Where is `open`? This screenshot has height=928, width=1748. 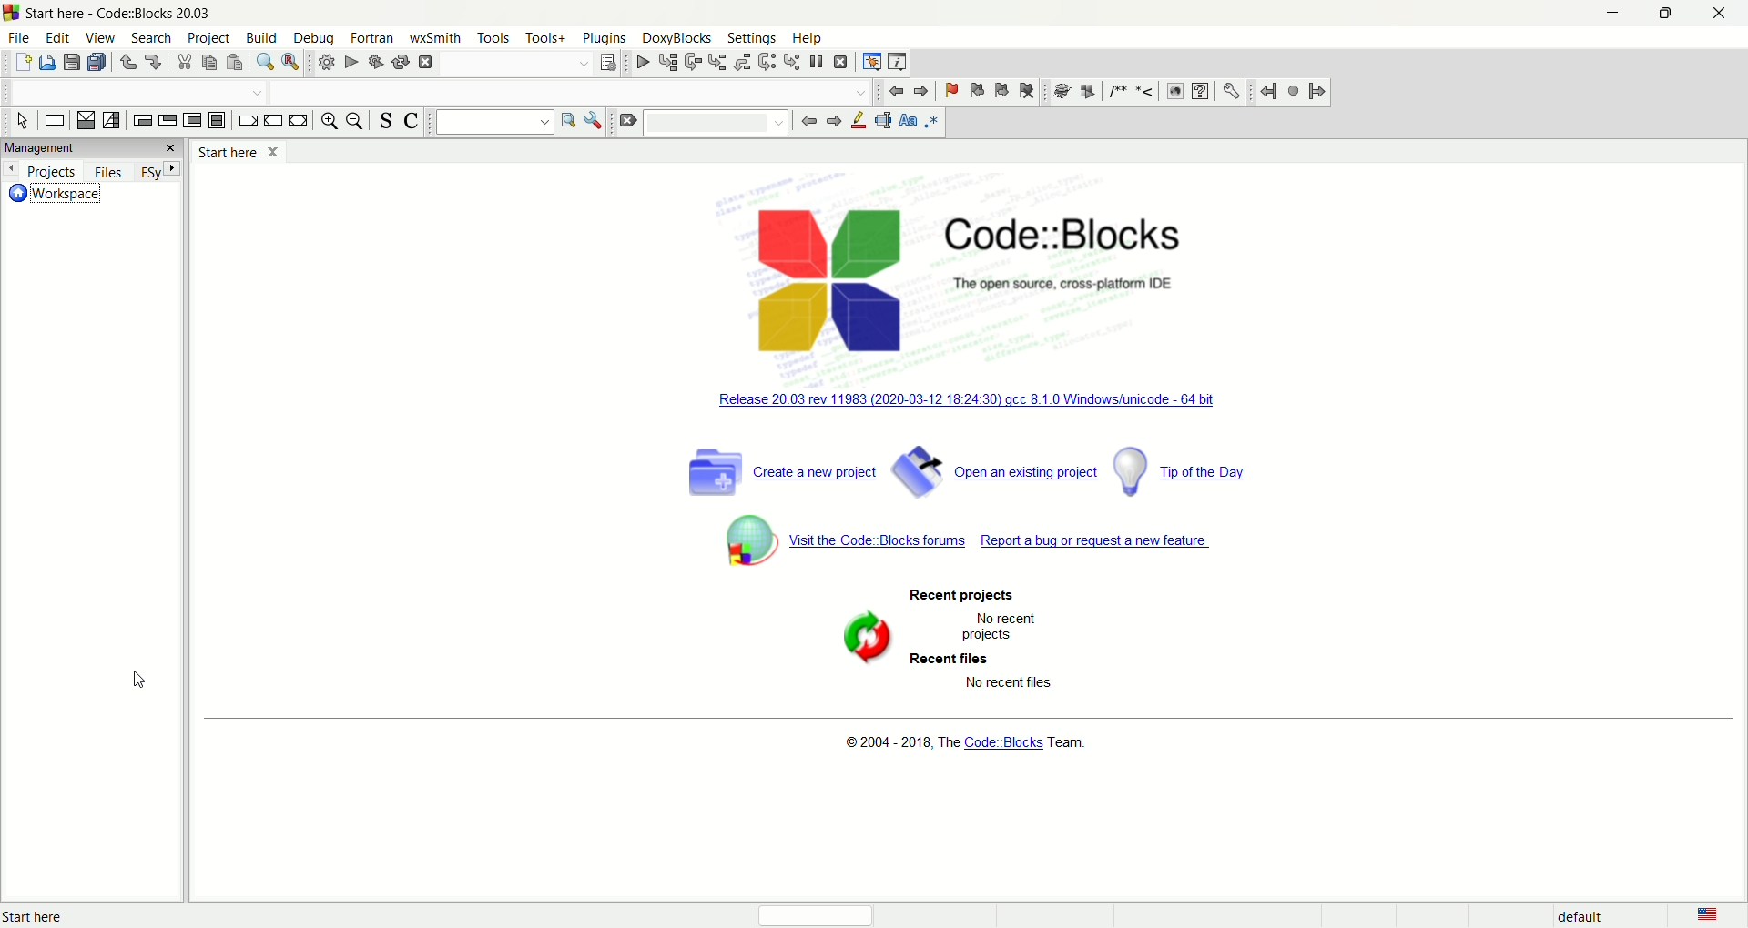 open is located at coordinates (46, 63).